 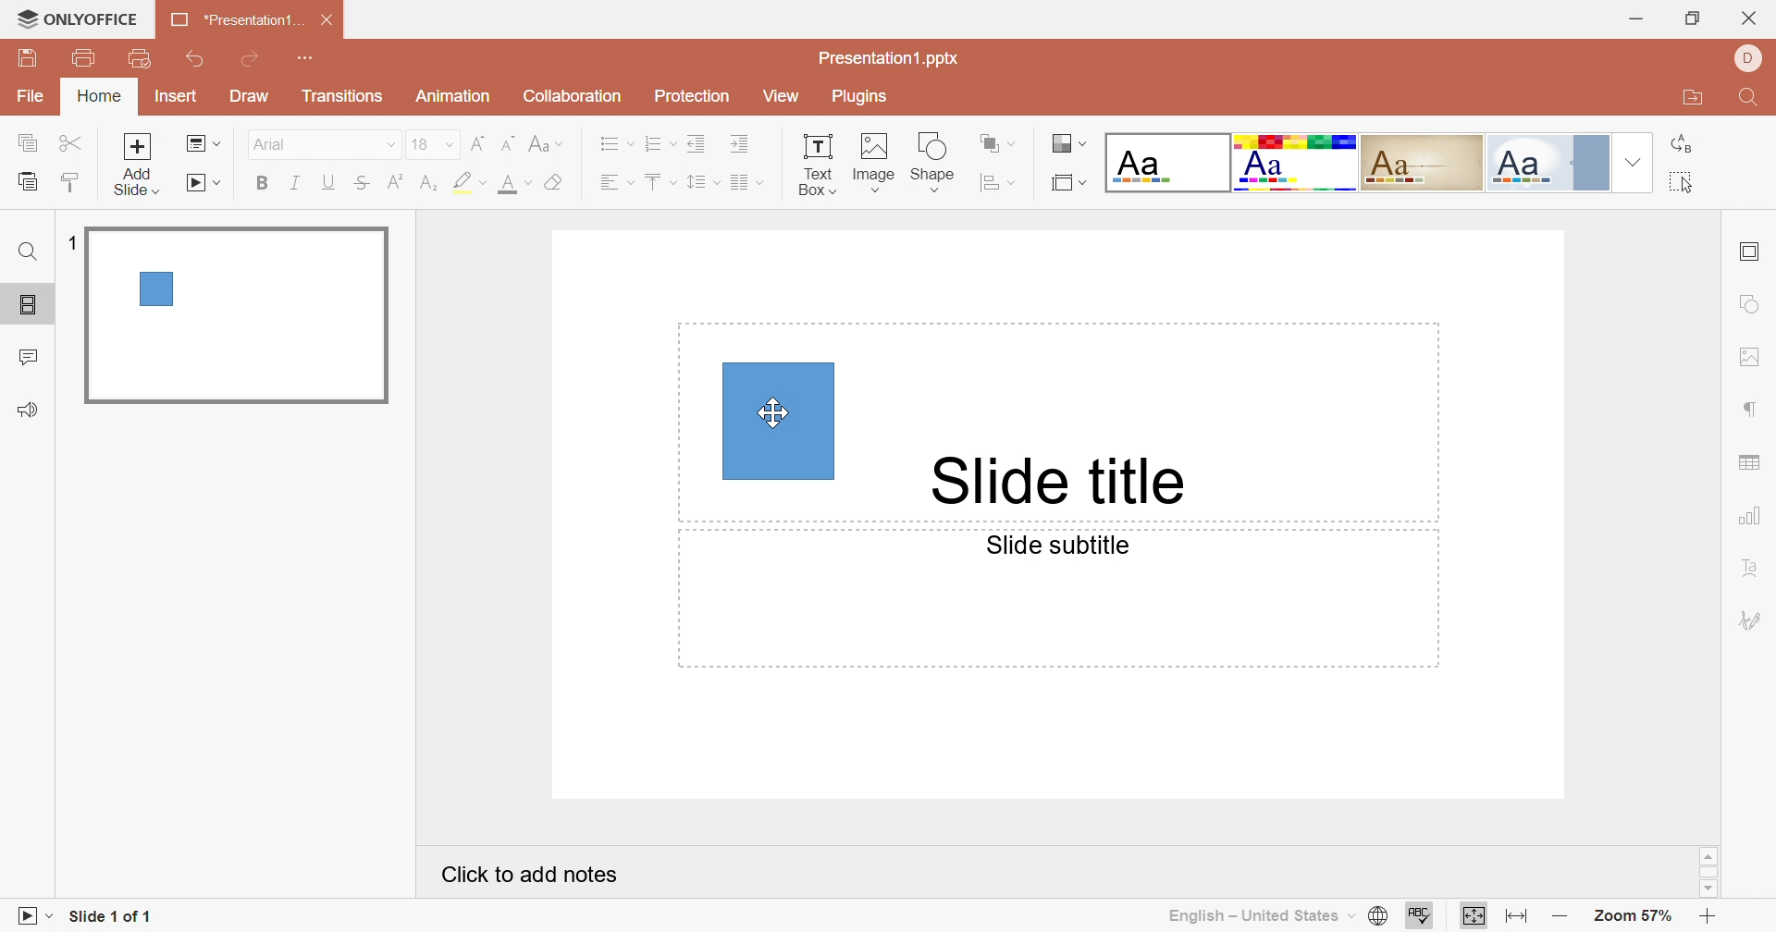 What do you see at coordinates (1752, 617) in the screenshot?
I see `Signature settings` at bounding box center [1752, 617].